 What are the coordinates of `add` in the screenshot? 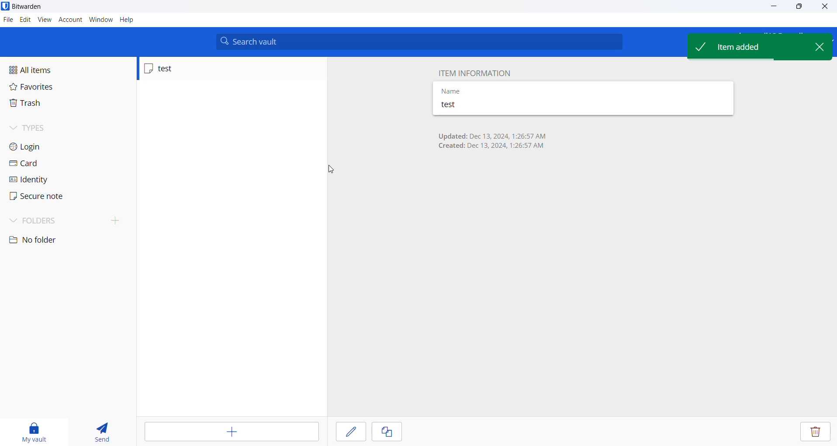 It's located at (228, 432).